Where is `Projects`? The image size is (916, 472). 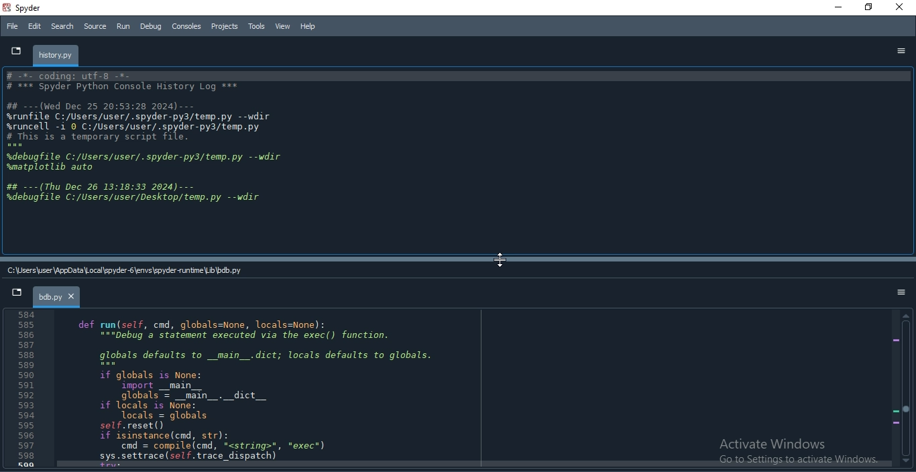
Projects is located at coordinates (226, 27).